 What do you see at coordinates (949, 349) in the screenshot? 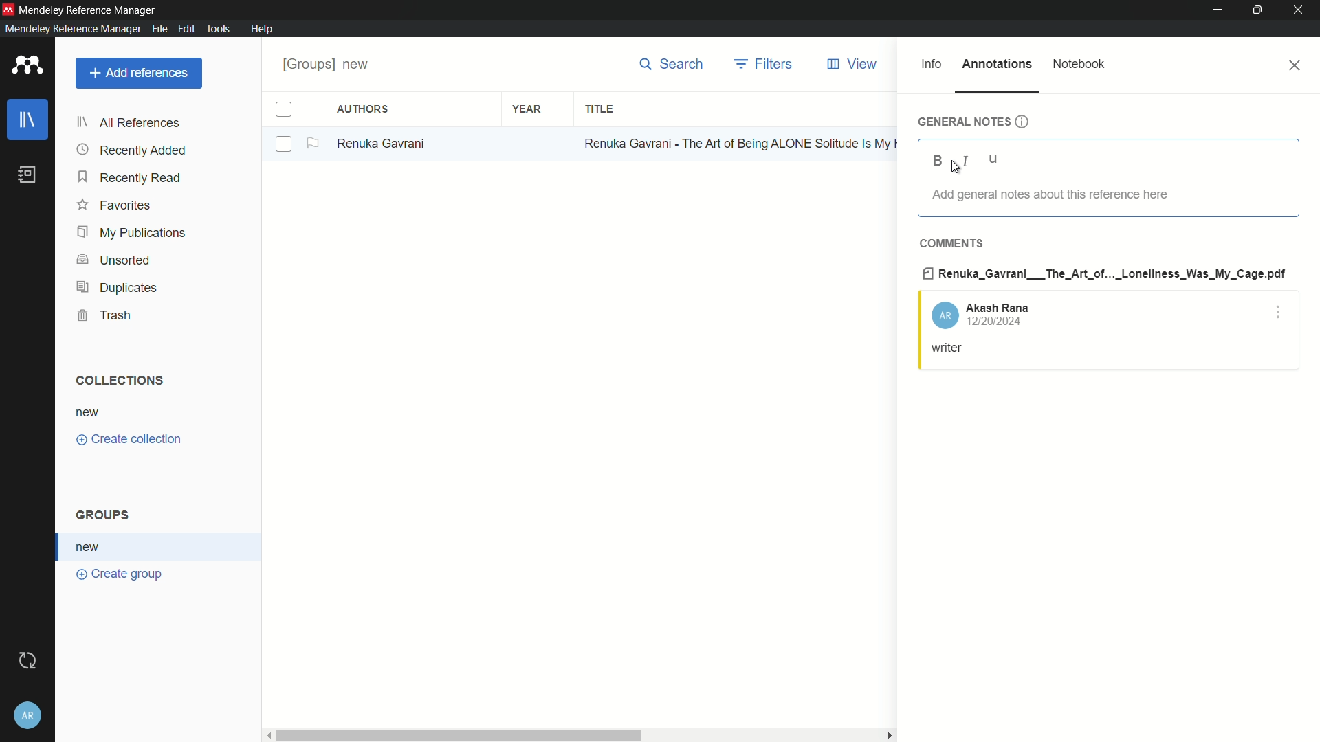
I see `note` at bounding box center [949, 349].